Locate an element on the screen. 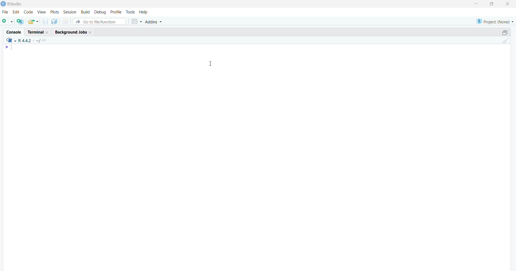 The image size is (516, 271). collapse is located at coordinates (503, 33).